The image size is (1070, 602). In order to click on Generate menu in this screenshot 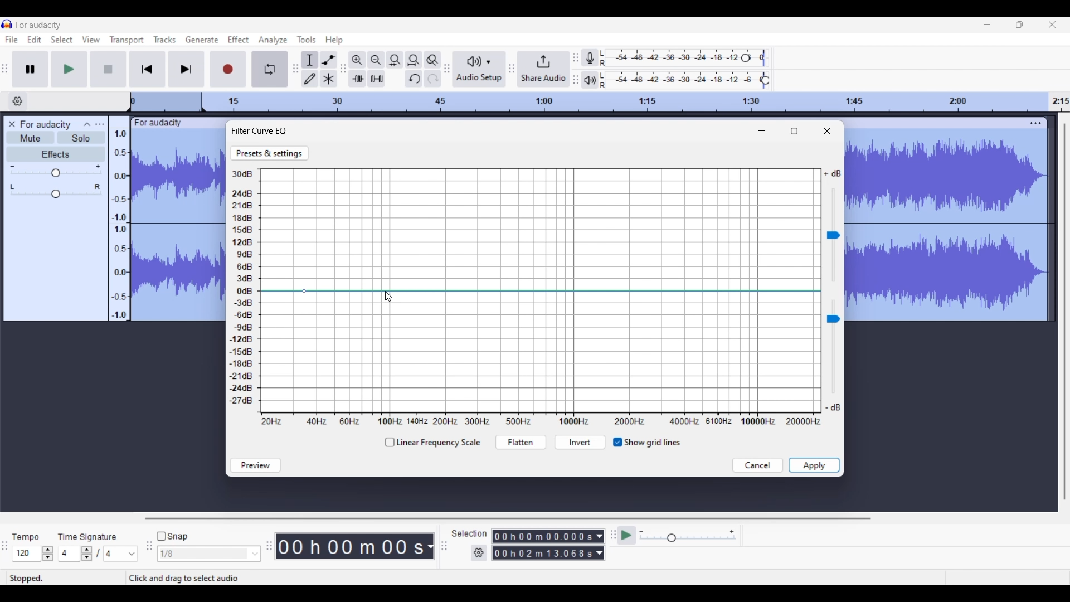, I will do `click(200, 41)`.